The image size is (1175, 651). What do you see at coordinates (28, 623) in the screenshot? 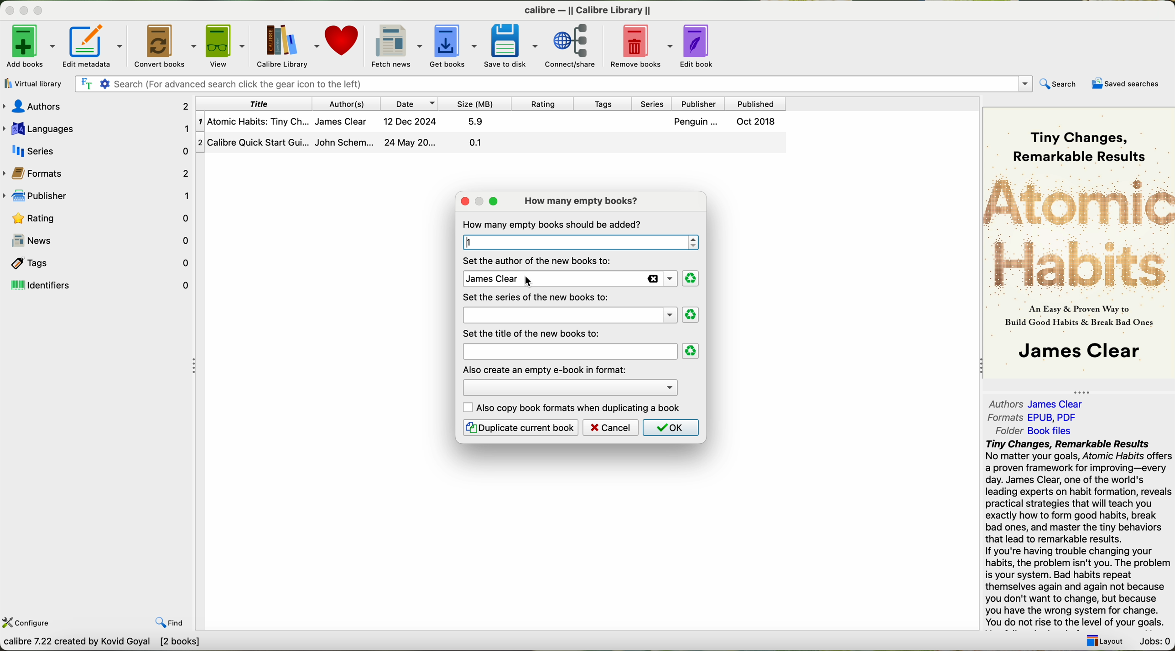
I see `configure` at bounding box center [28, 623].